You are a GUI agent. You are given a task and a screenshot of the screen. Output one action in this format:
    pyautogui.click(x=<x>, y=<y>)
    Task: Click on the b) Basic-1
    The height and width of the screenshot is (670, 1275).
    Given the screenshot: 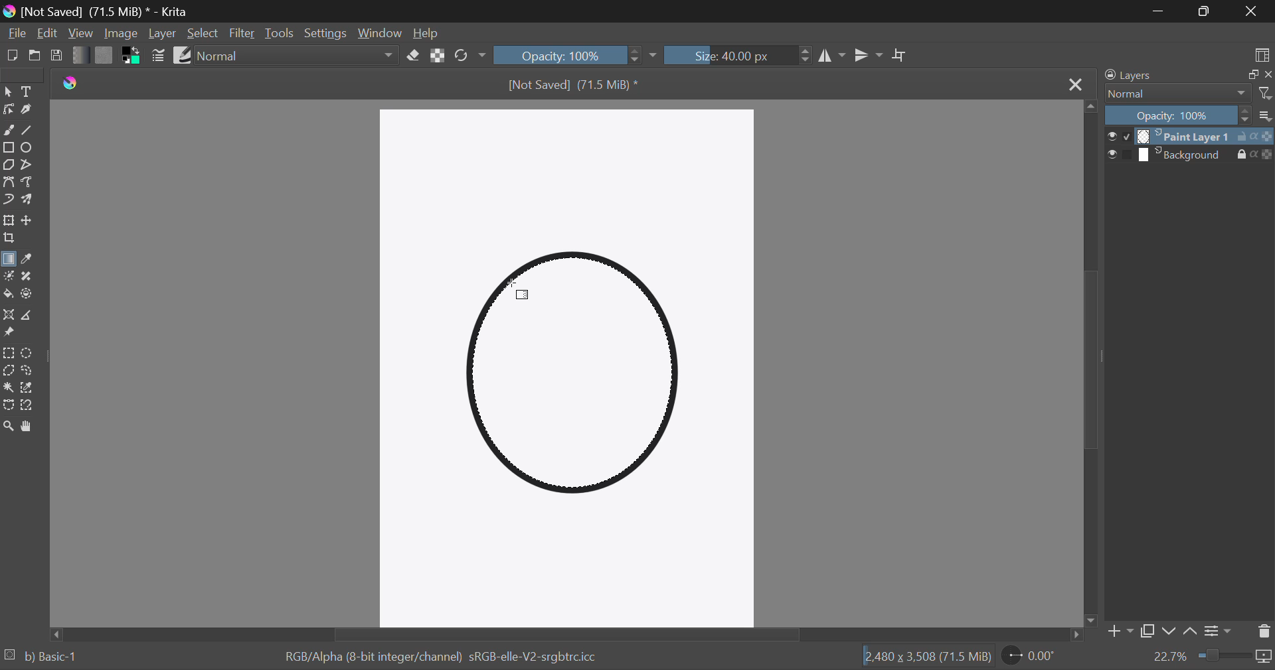 What is the action you would take?
    pyautogui.click(x=48, y=657)
    